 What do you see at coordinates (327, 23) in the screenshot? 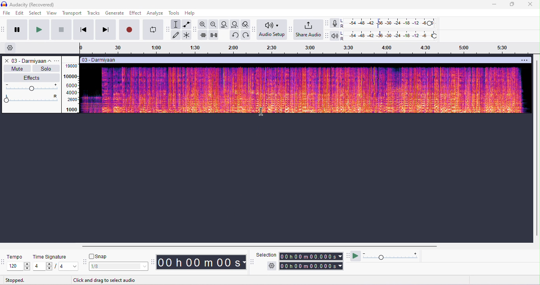
I see `recording meter tool bar` at bounding box center [327, 23].